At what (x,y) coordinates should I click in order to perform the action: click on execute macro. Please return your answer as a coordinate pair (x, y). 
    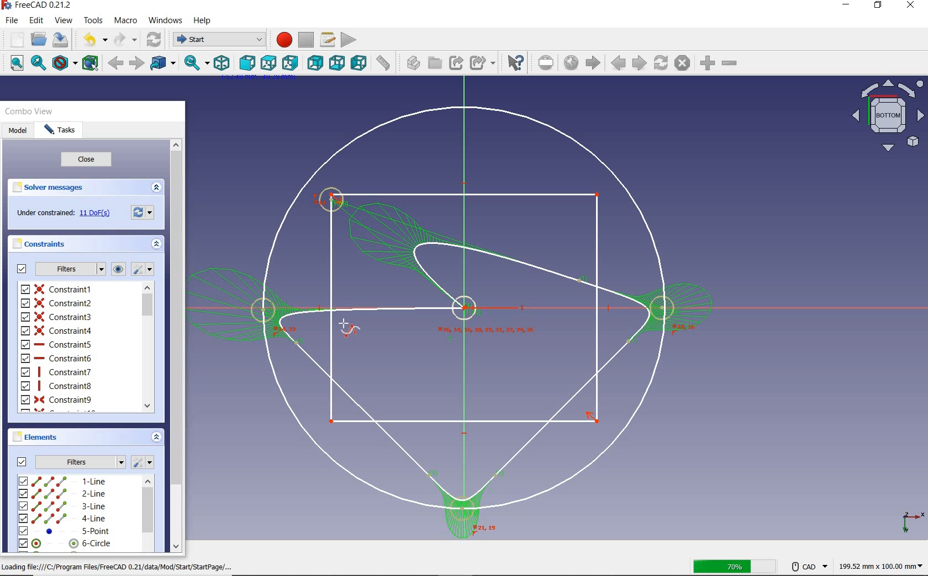
    Looking at the image, I should click on (349, 39).